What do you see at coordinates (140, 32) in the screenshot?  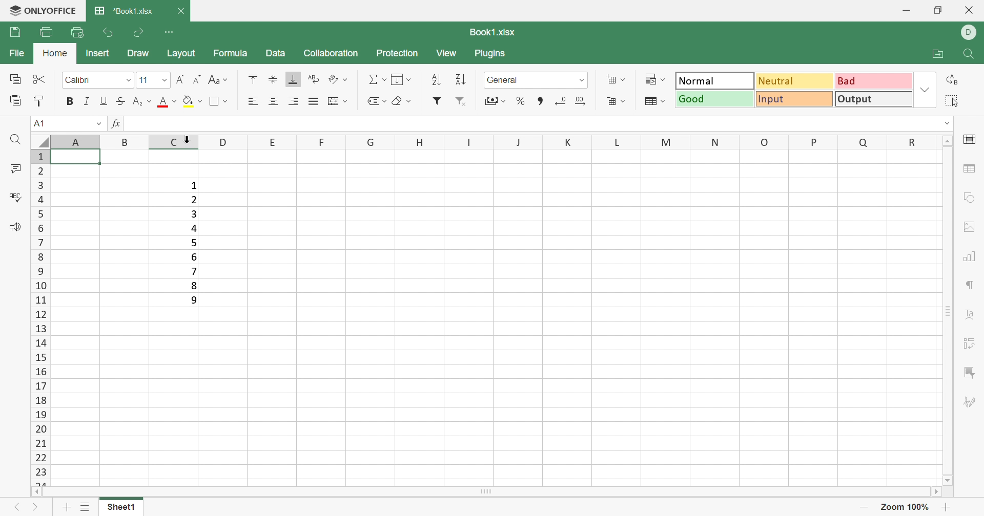 I see `Redo` at bounding box center [140, 32].